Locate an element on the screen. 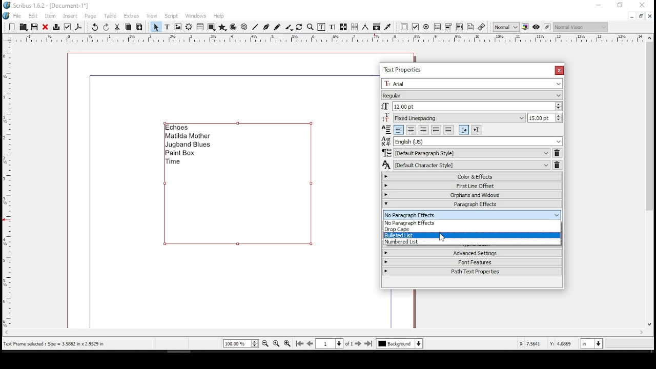 The width and height of the screenshot is (656, 369). select item is located at coordinates (156, 27).